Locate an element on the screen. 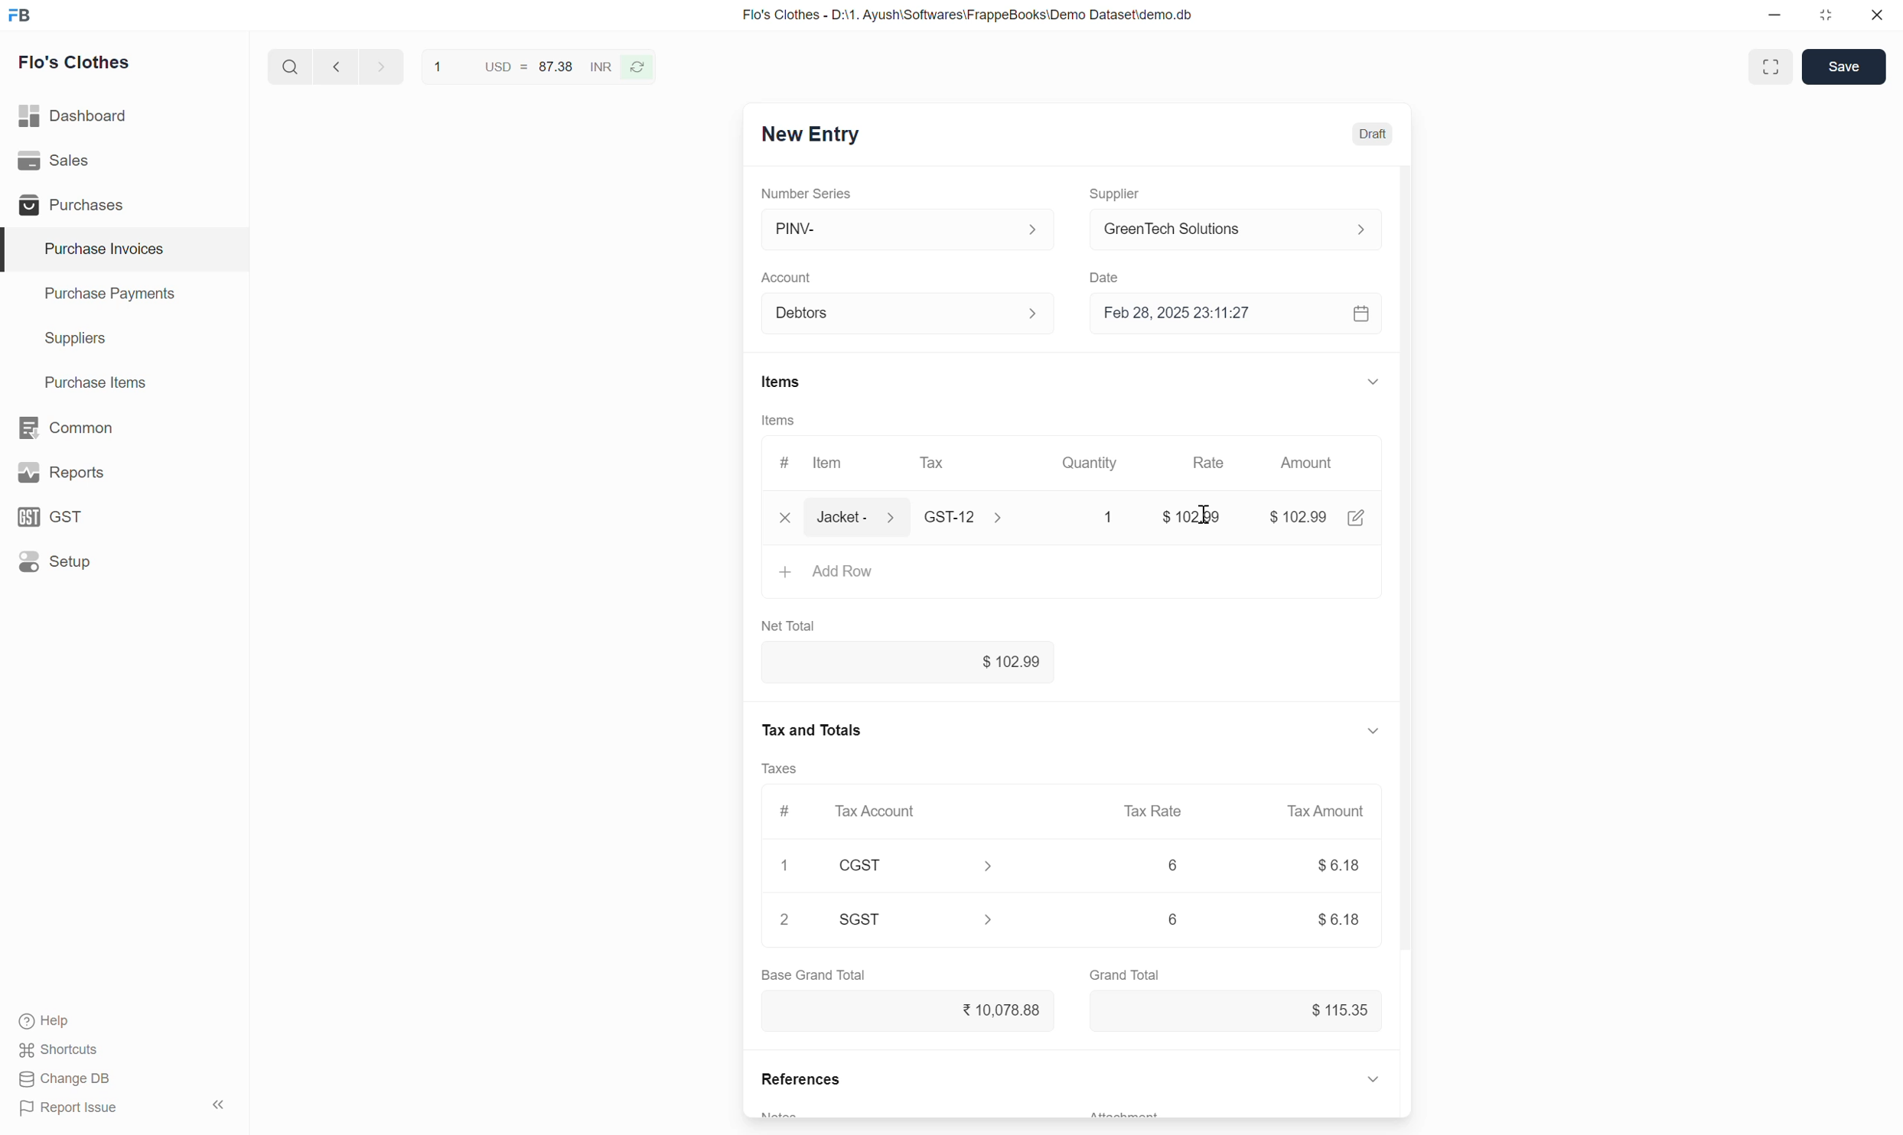 This screenshot has height=1135, width=1903. Tax and Totals is located at coordinates (810, 730).